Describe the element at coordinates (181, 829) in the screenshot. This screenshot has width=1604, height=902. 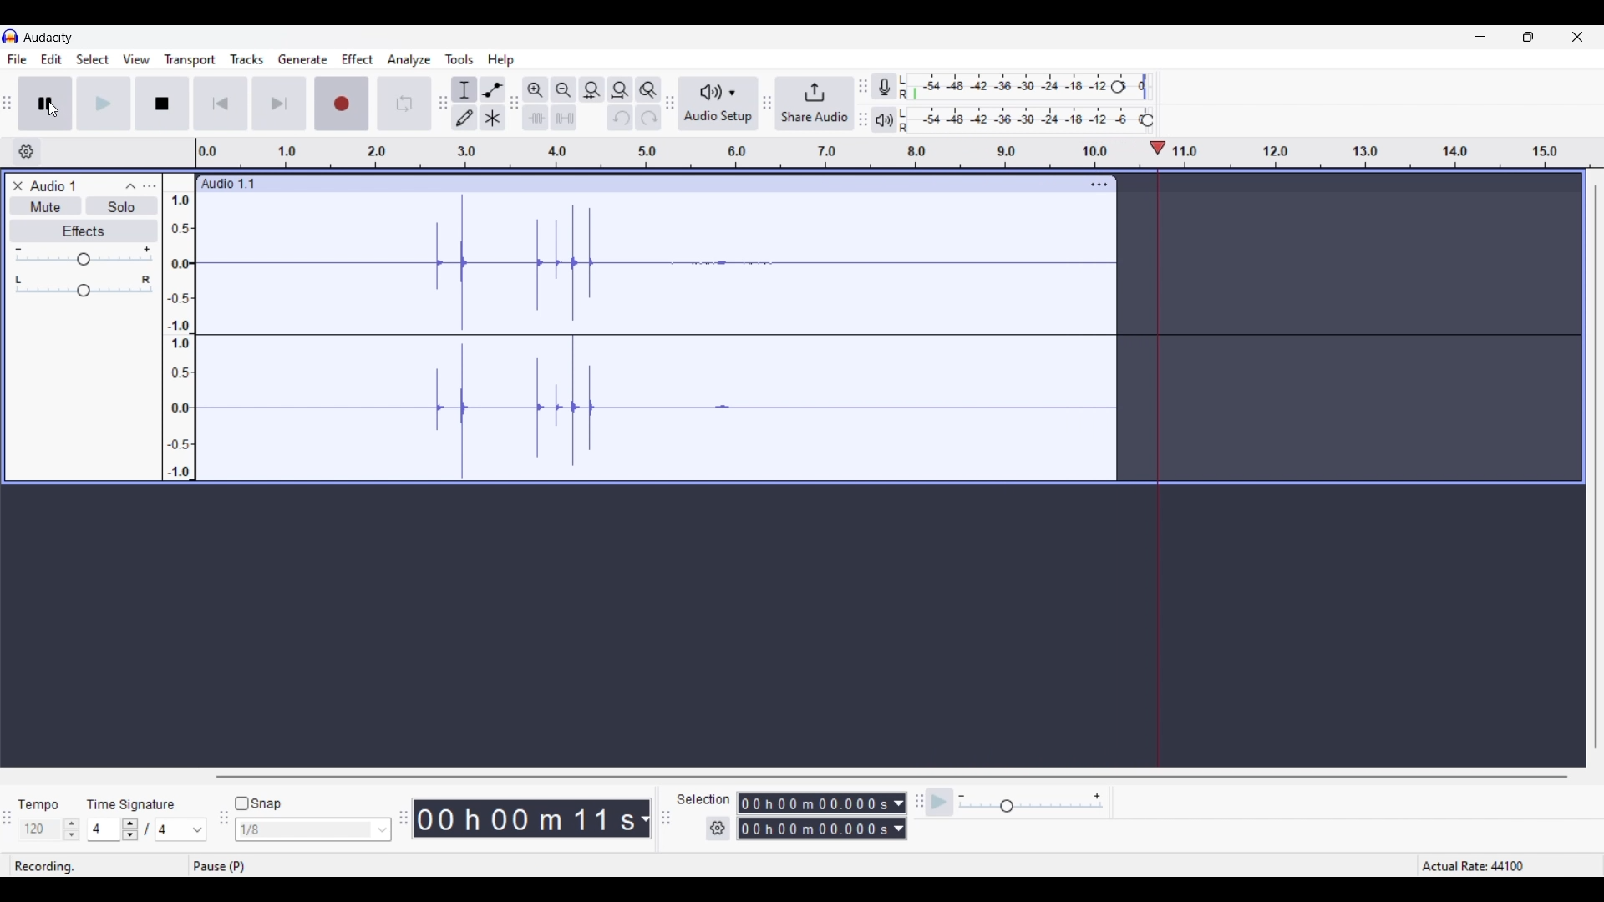
I see `4` at that location.